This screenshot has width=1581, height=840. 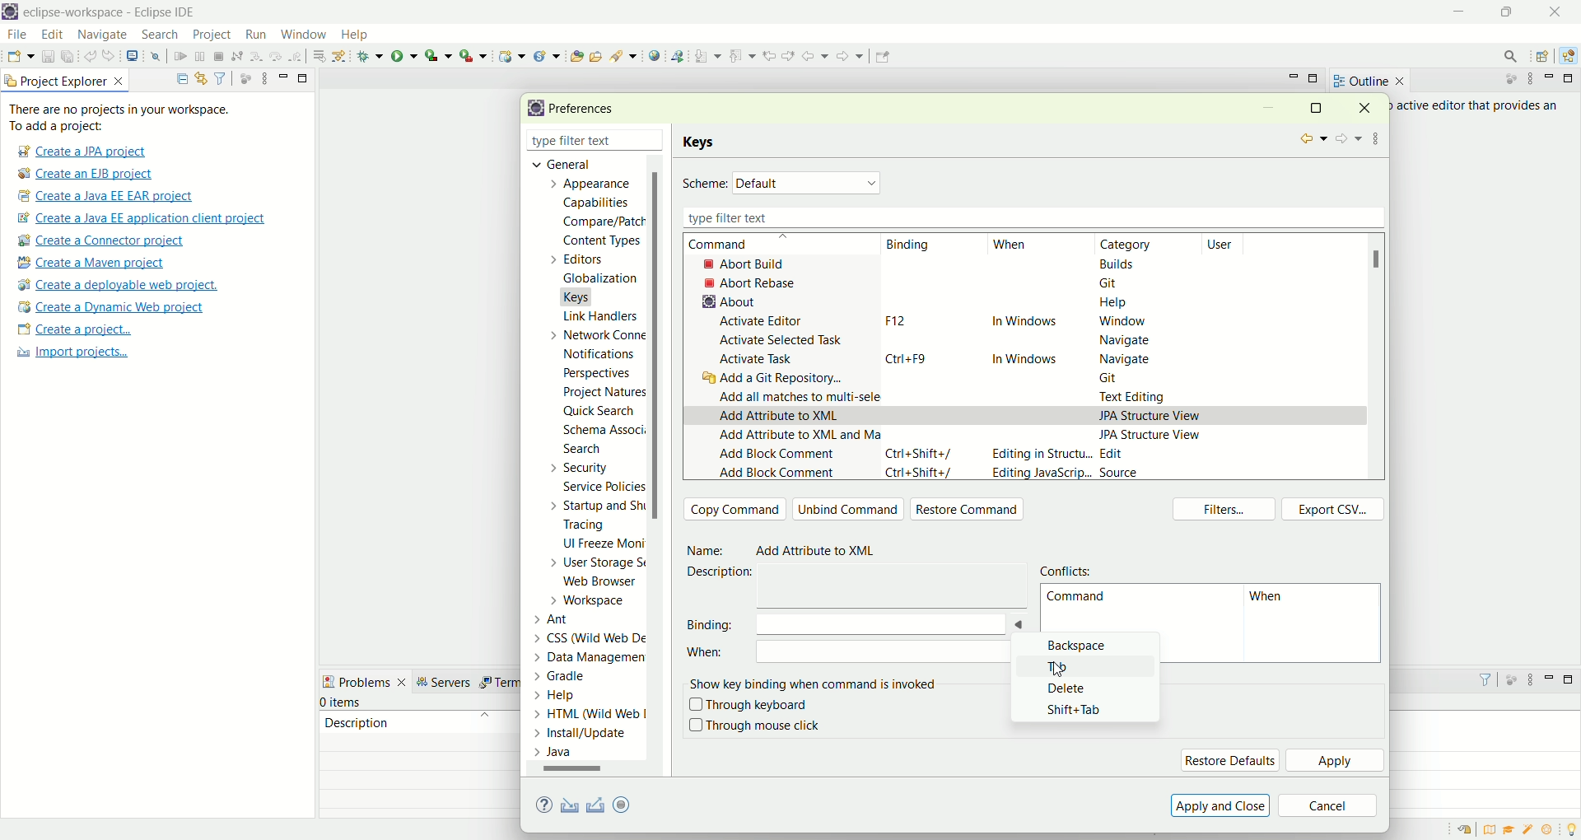 What do you see at coordinates (448, 682) in the screenshot?
I see `servers` at bounding box center [448, 682].